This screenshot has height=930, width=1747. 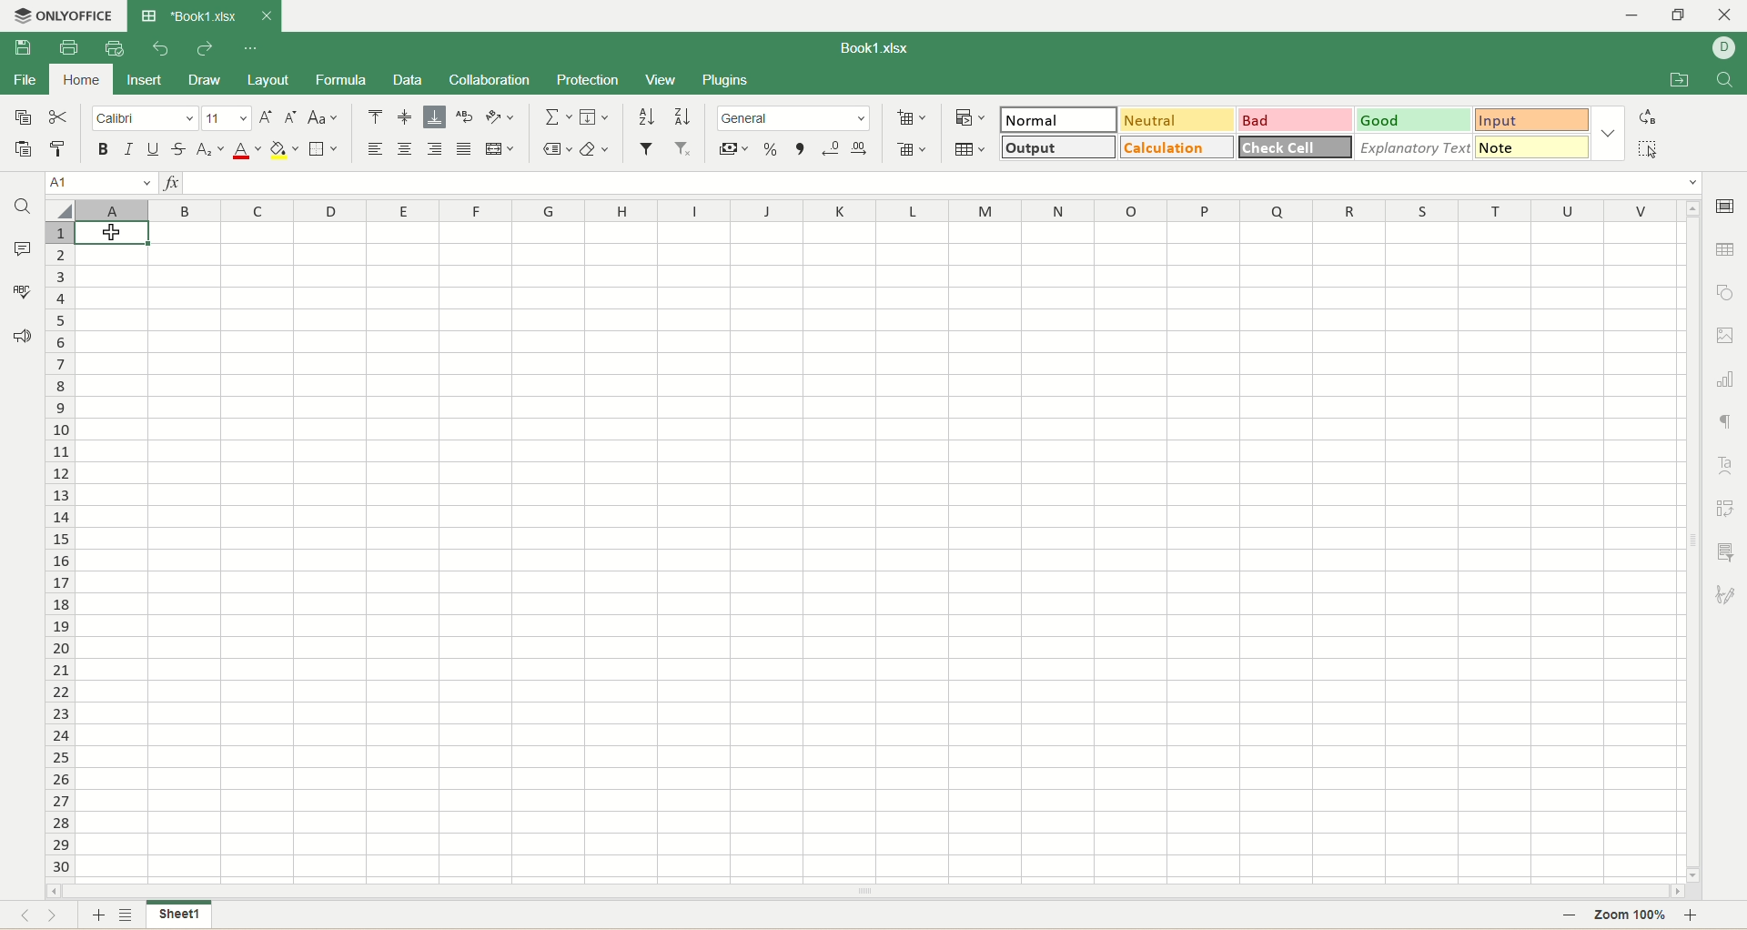 I want to click on next, so click(x=61, y=917).